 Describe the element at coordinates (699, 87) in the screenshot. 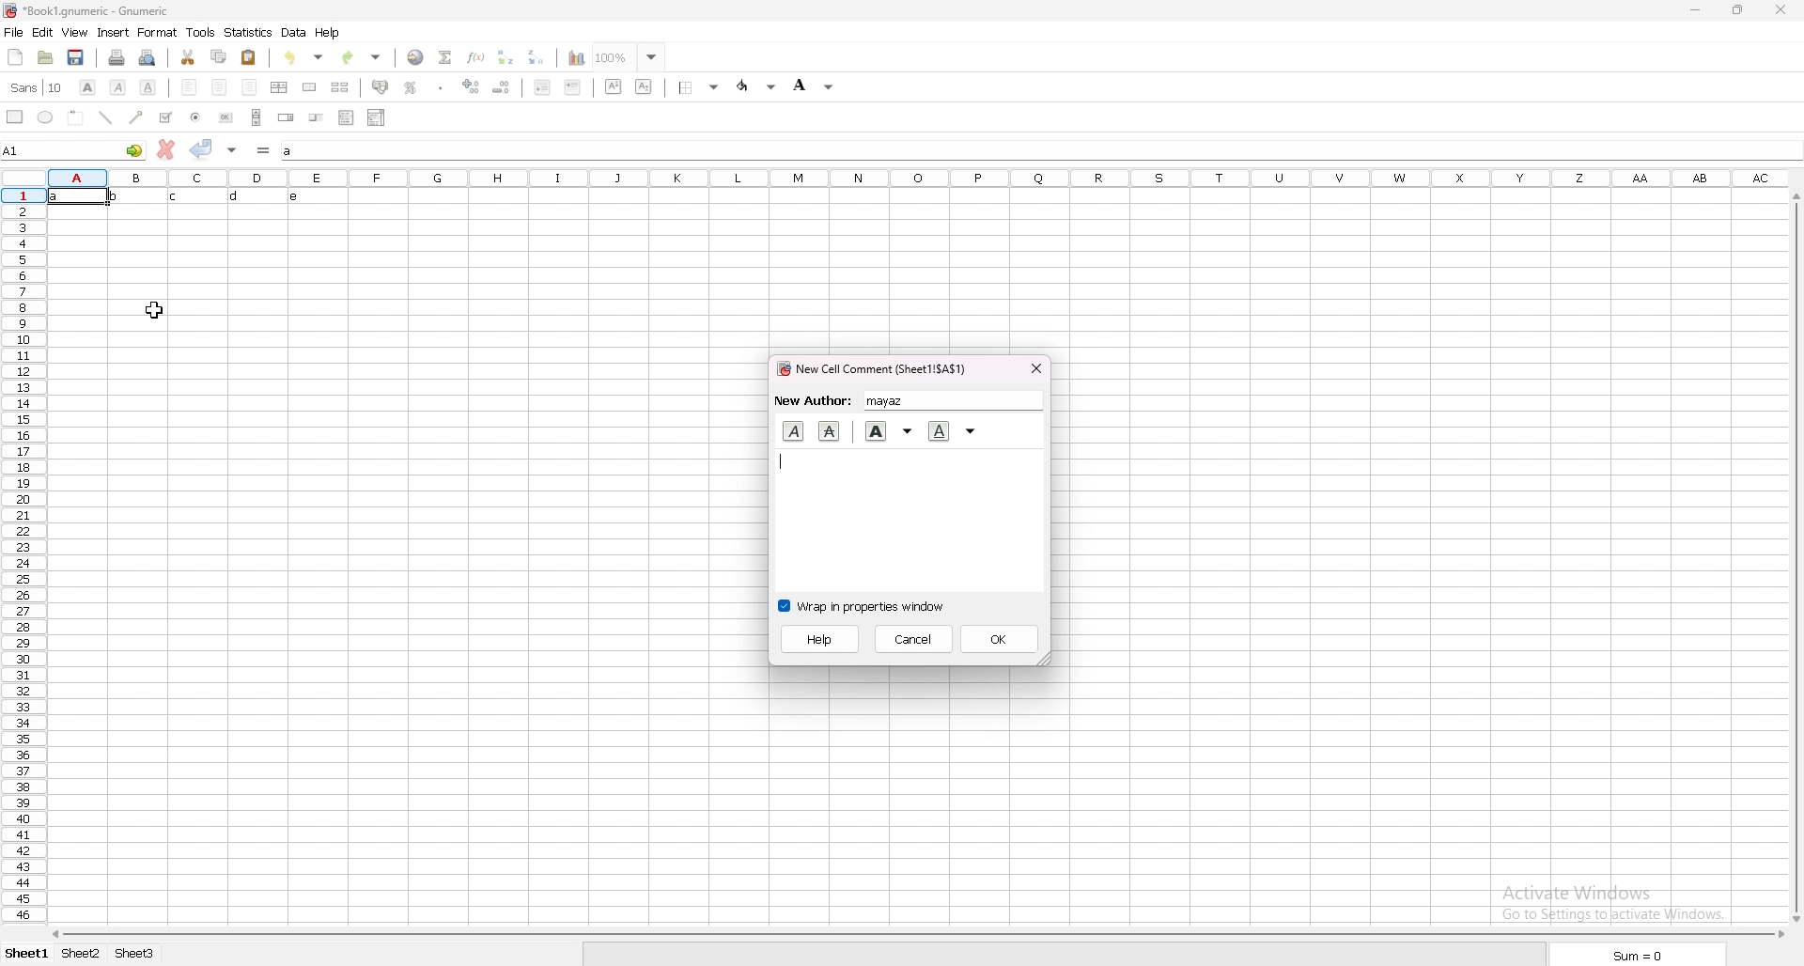

I see `border` at that location.